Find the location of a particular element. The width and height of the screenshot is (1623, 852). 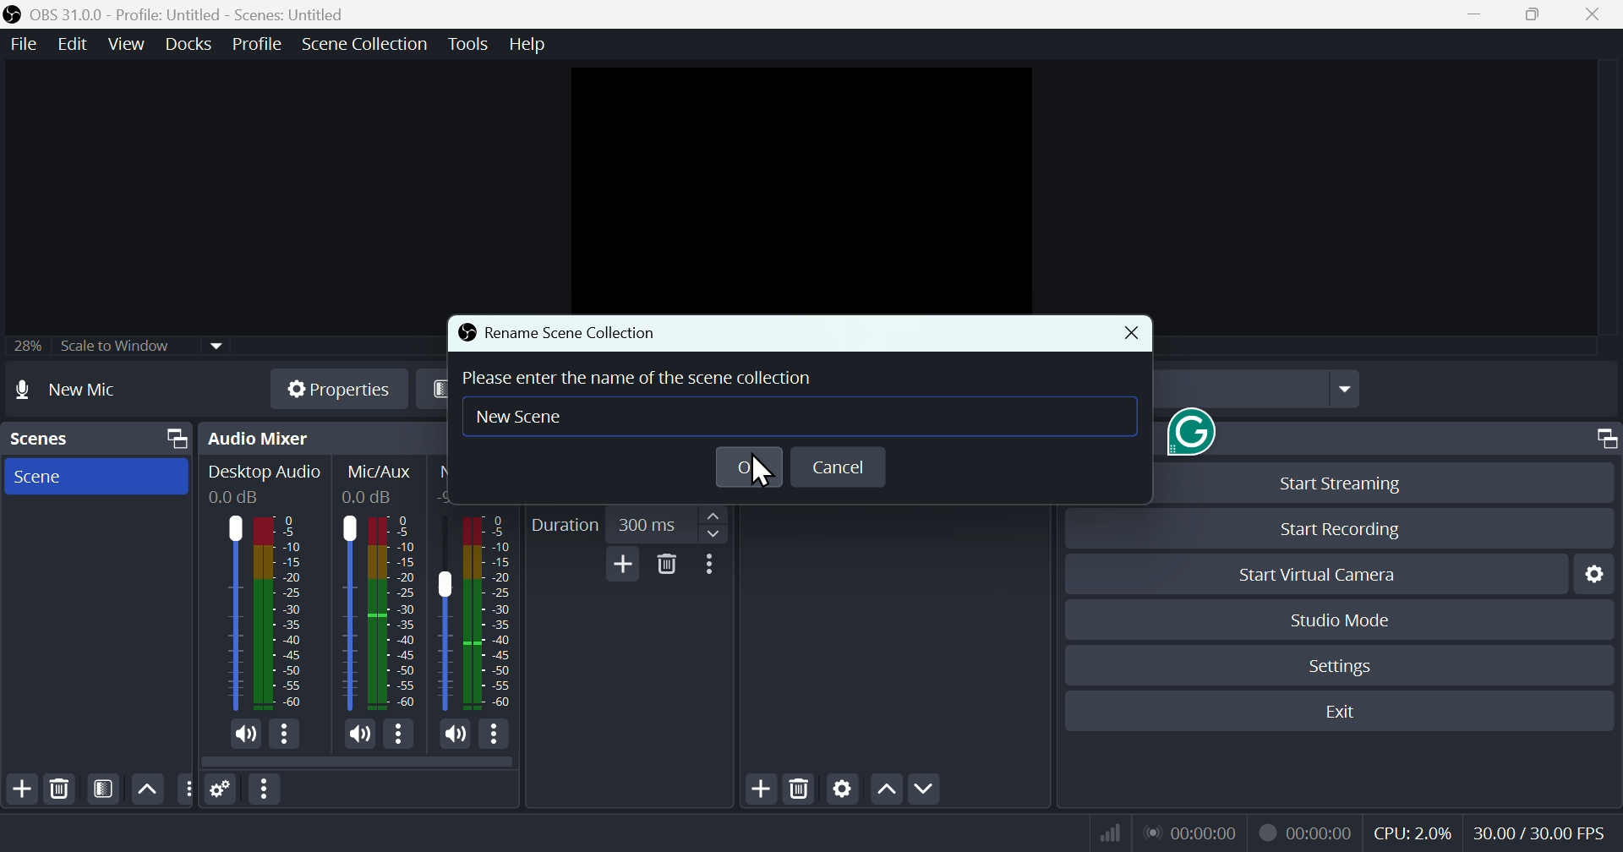

Start recording is located at coordinates (1348, 527).